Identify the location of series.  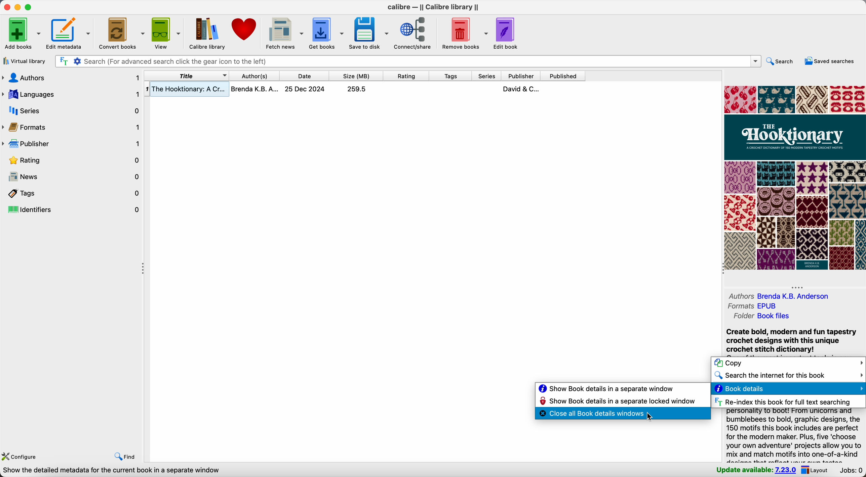
(485, 76).